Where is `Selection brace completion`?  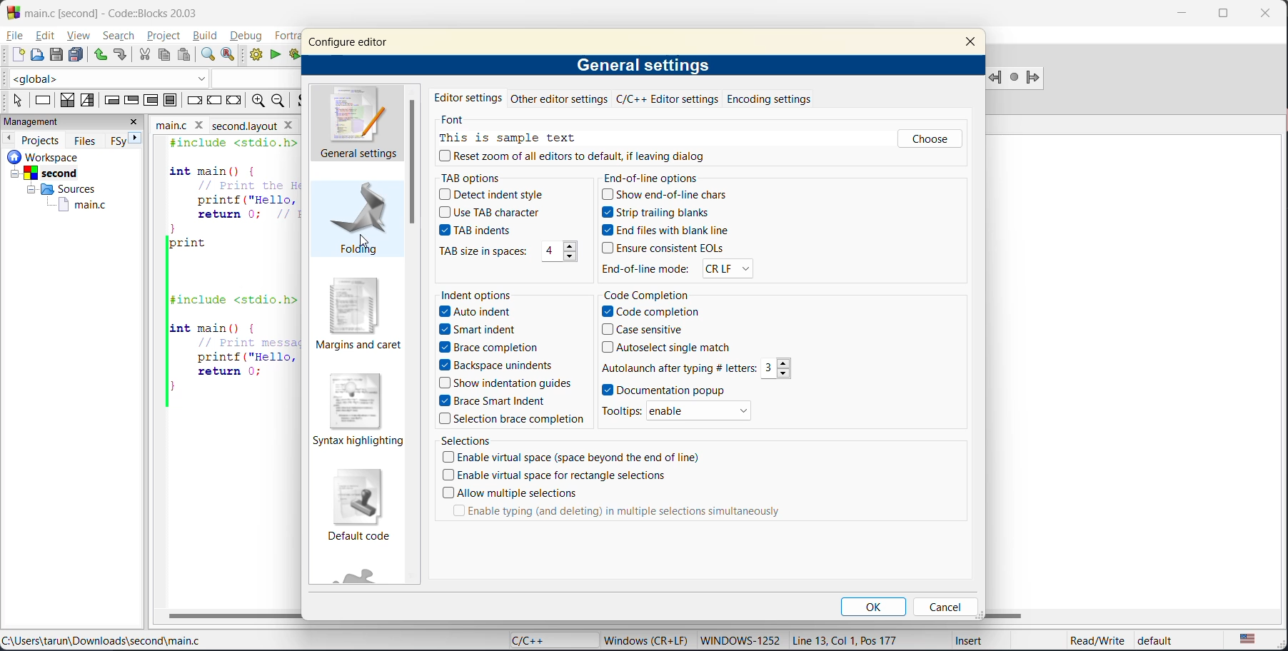 Selection brace completion is located at coordinates (513, 419).